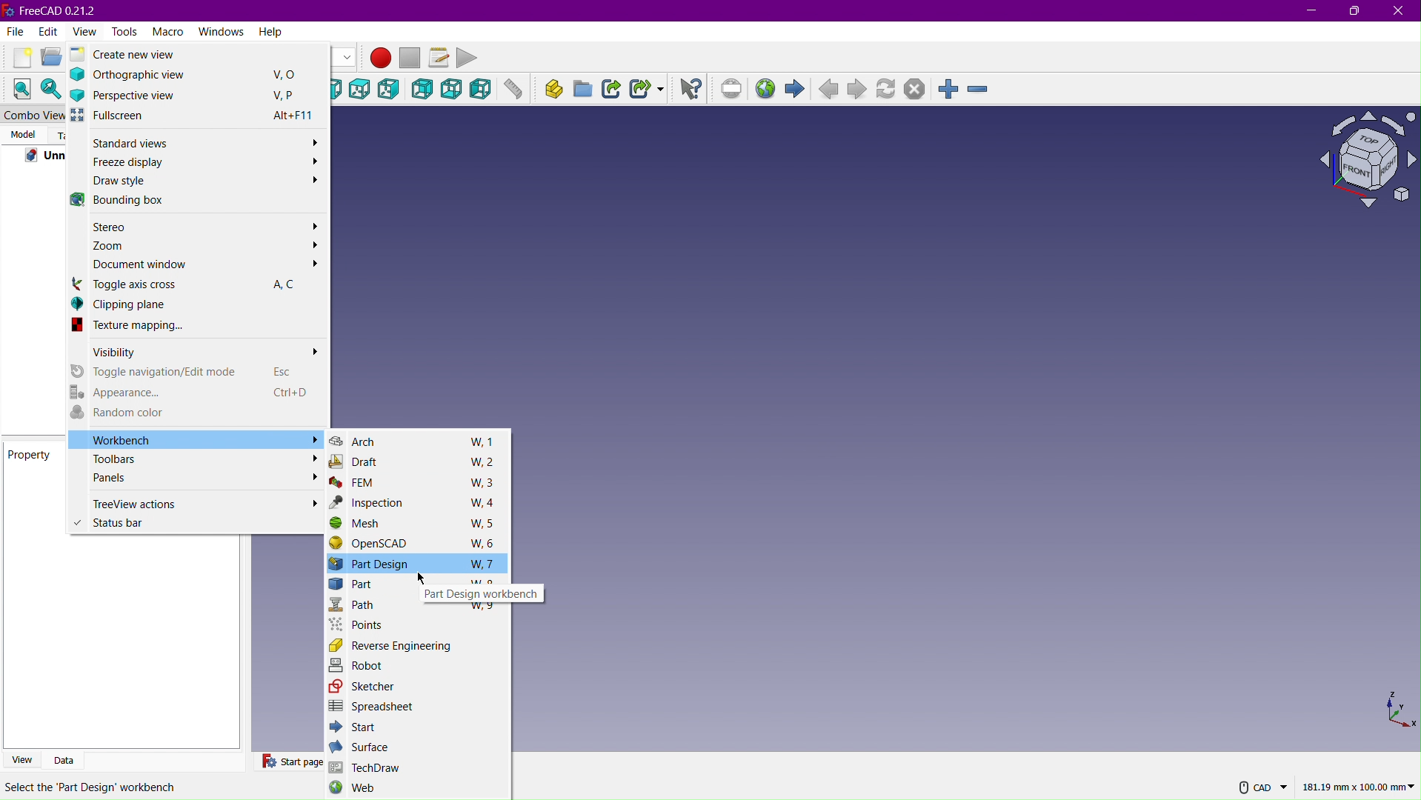  What do you see at coordinates (360, 89) in the screenshot?
I see `Top` at bounding box center [360, 89].